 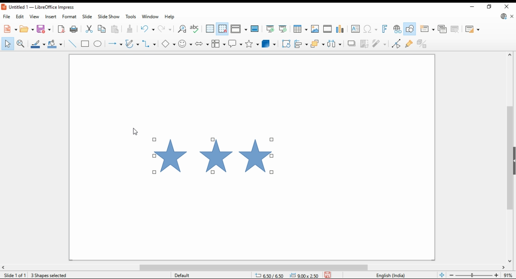 I want to click on insert line, so click(x=72, y=44).